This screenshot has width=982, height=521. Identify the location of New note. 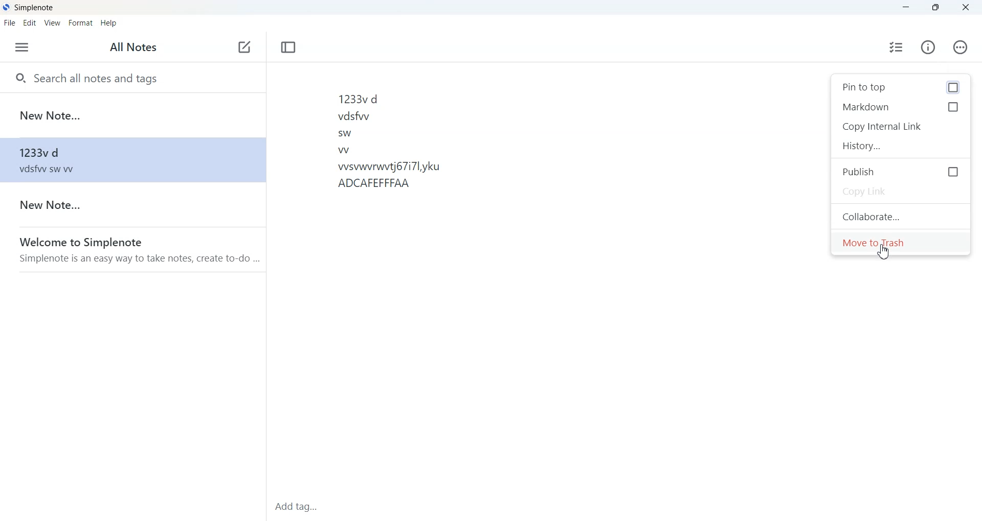
(132, 205).